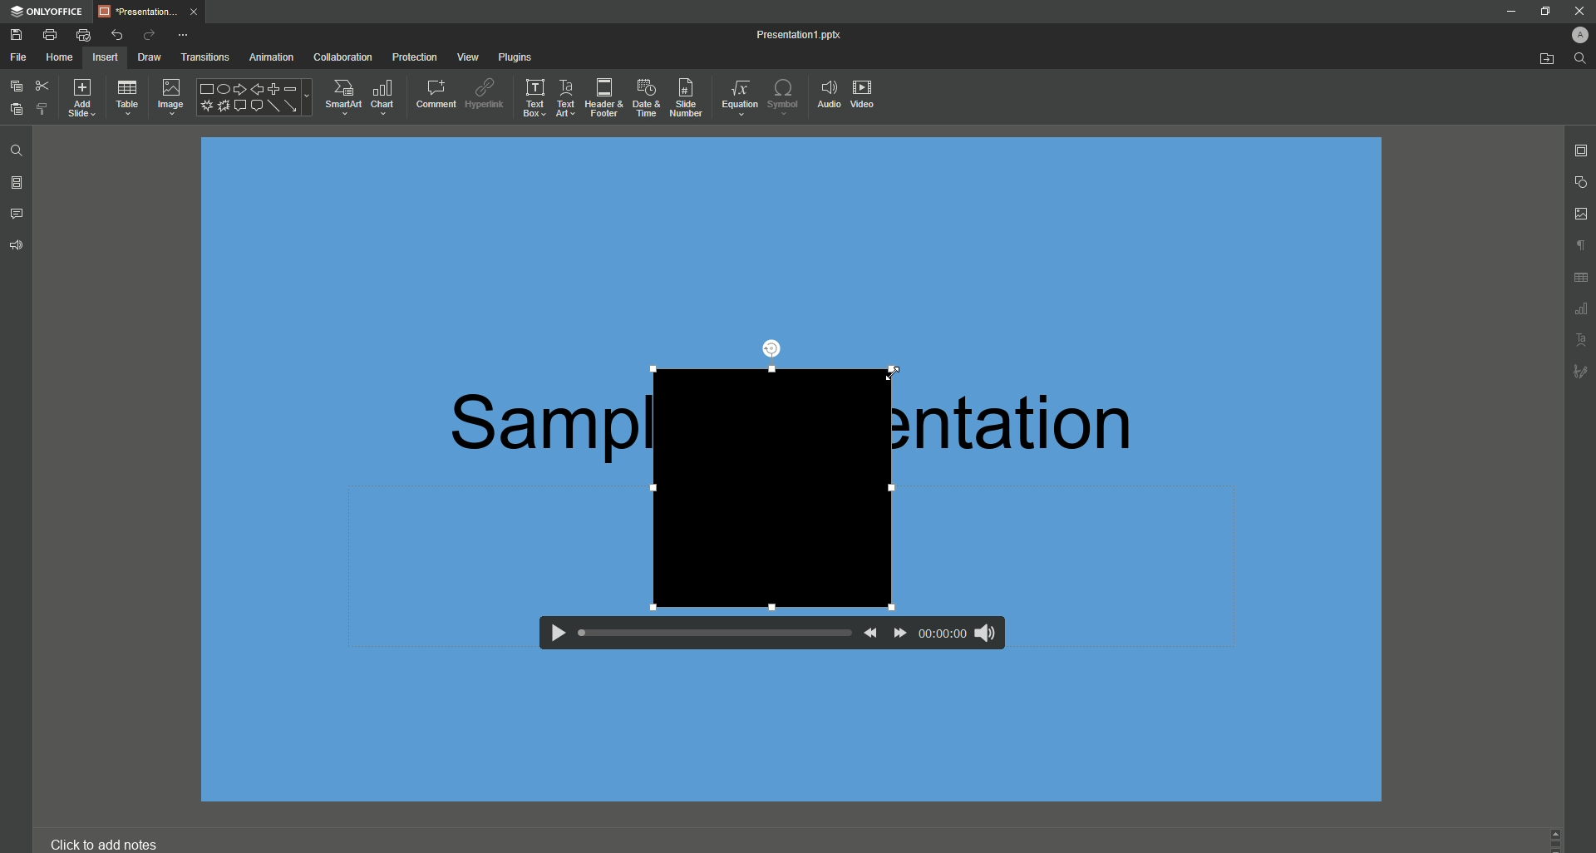  I want to click on Cursor, so click(893, 367).